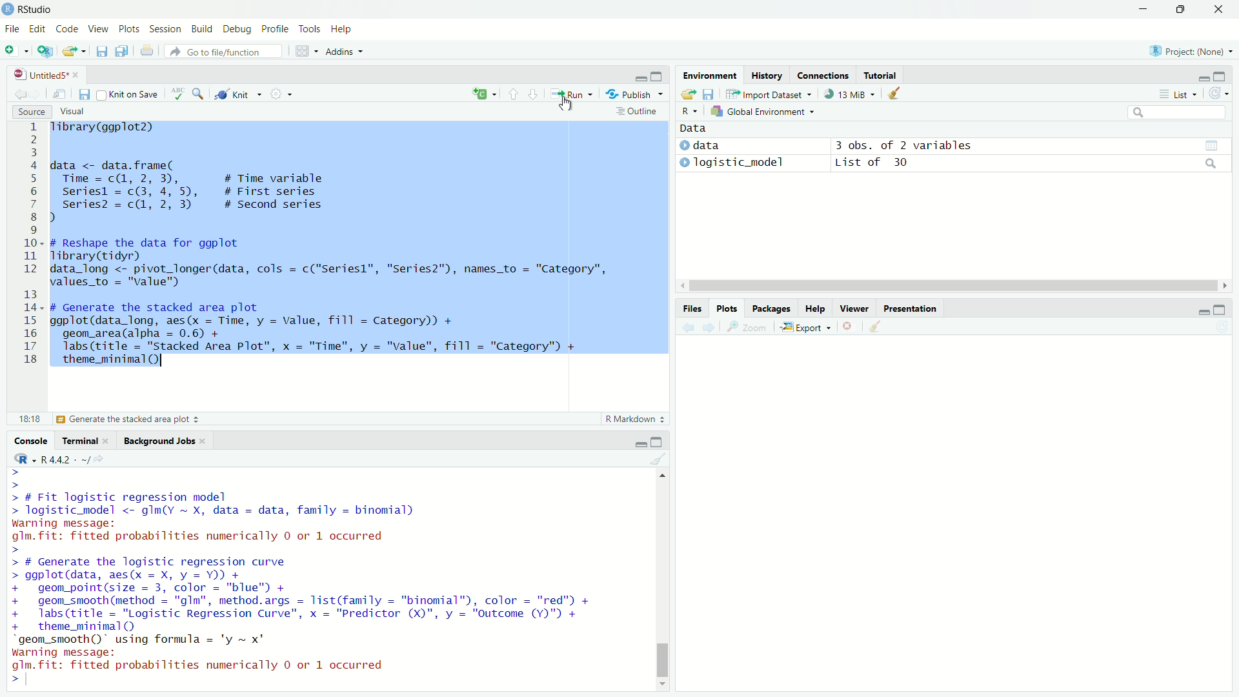  Describe the element at coordinates (79, 111) in the screenshot. I see `Visual` at that location.